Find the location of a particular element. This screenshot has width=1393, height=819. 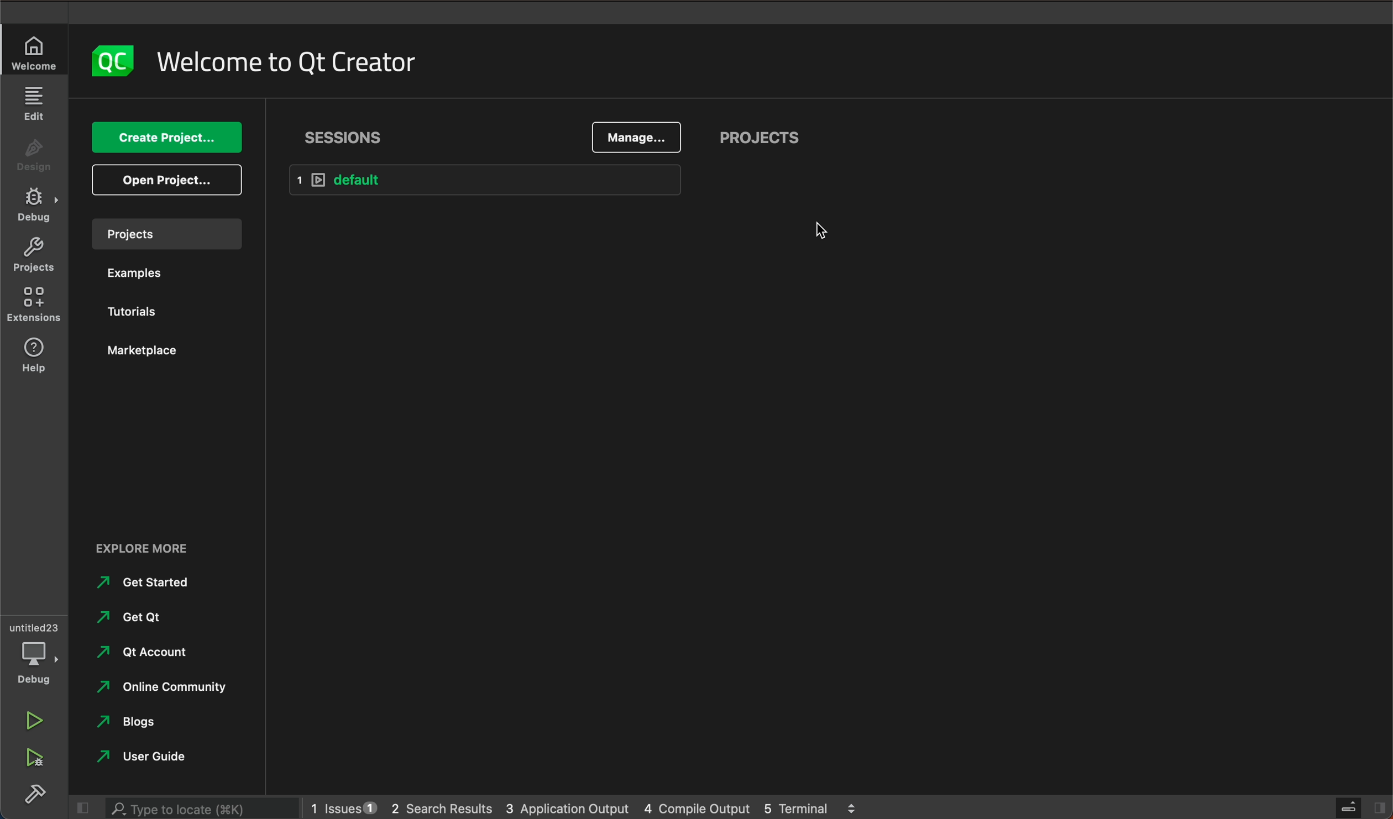

manage is located at coordinates (635, 136).